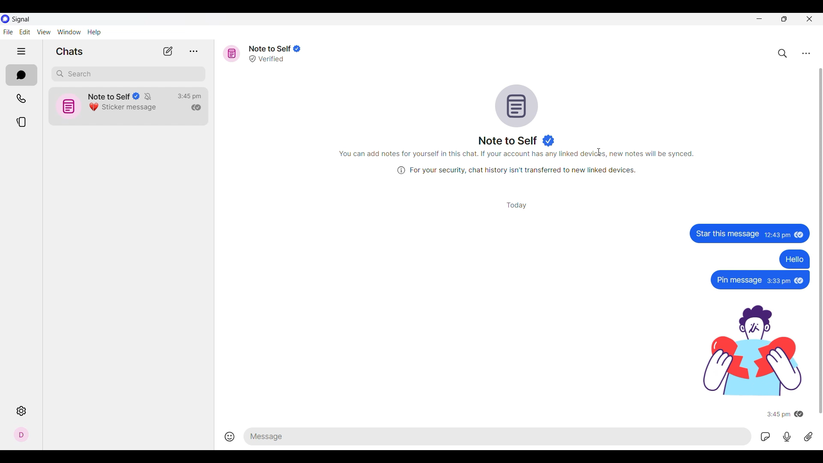 The image size is (823, 463). Describe the element at coordinates (21, 411) in the screenshot. I see `Settings` at that location.